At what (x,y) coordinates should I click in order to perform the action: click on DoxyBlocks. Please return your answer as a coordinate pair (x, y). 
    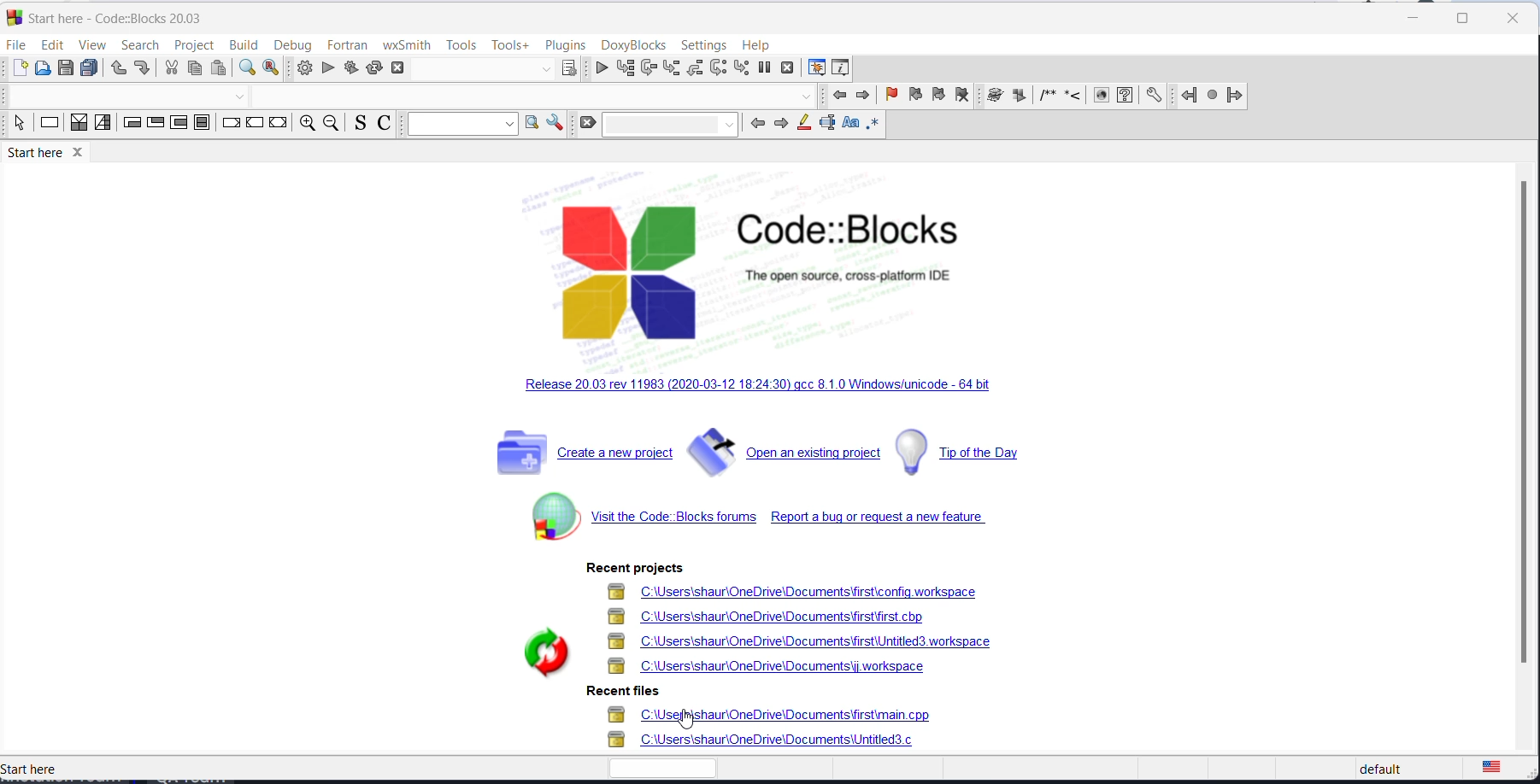
    Looking at the image, I should click on (635, 45).